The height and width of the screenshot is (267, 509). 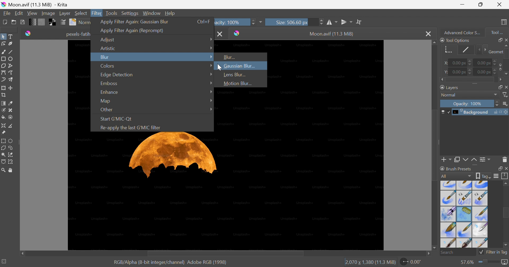 What do you see at coordinates (359, 21) in the screenshot?
I see `Wrap around mode` at bounding box center [359, 21].